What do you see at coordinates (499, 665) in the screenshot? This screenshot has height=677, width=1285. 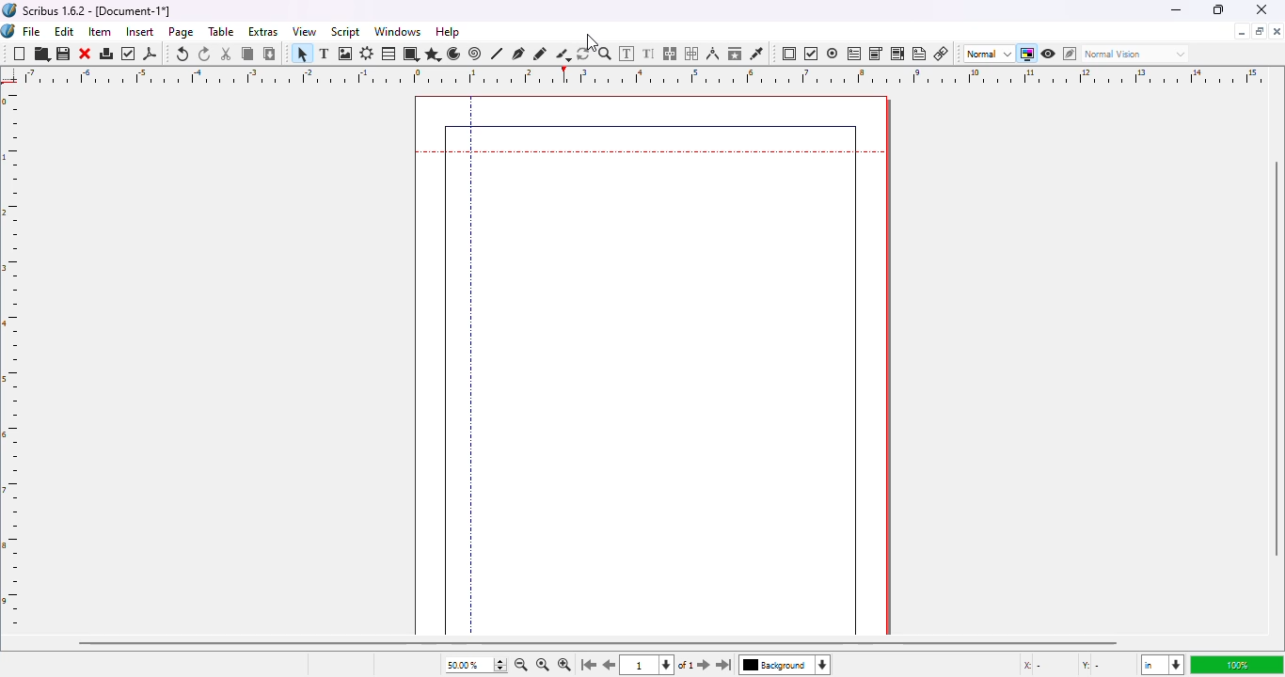 I see `zoom in and out` at bounding box center [499, 665].